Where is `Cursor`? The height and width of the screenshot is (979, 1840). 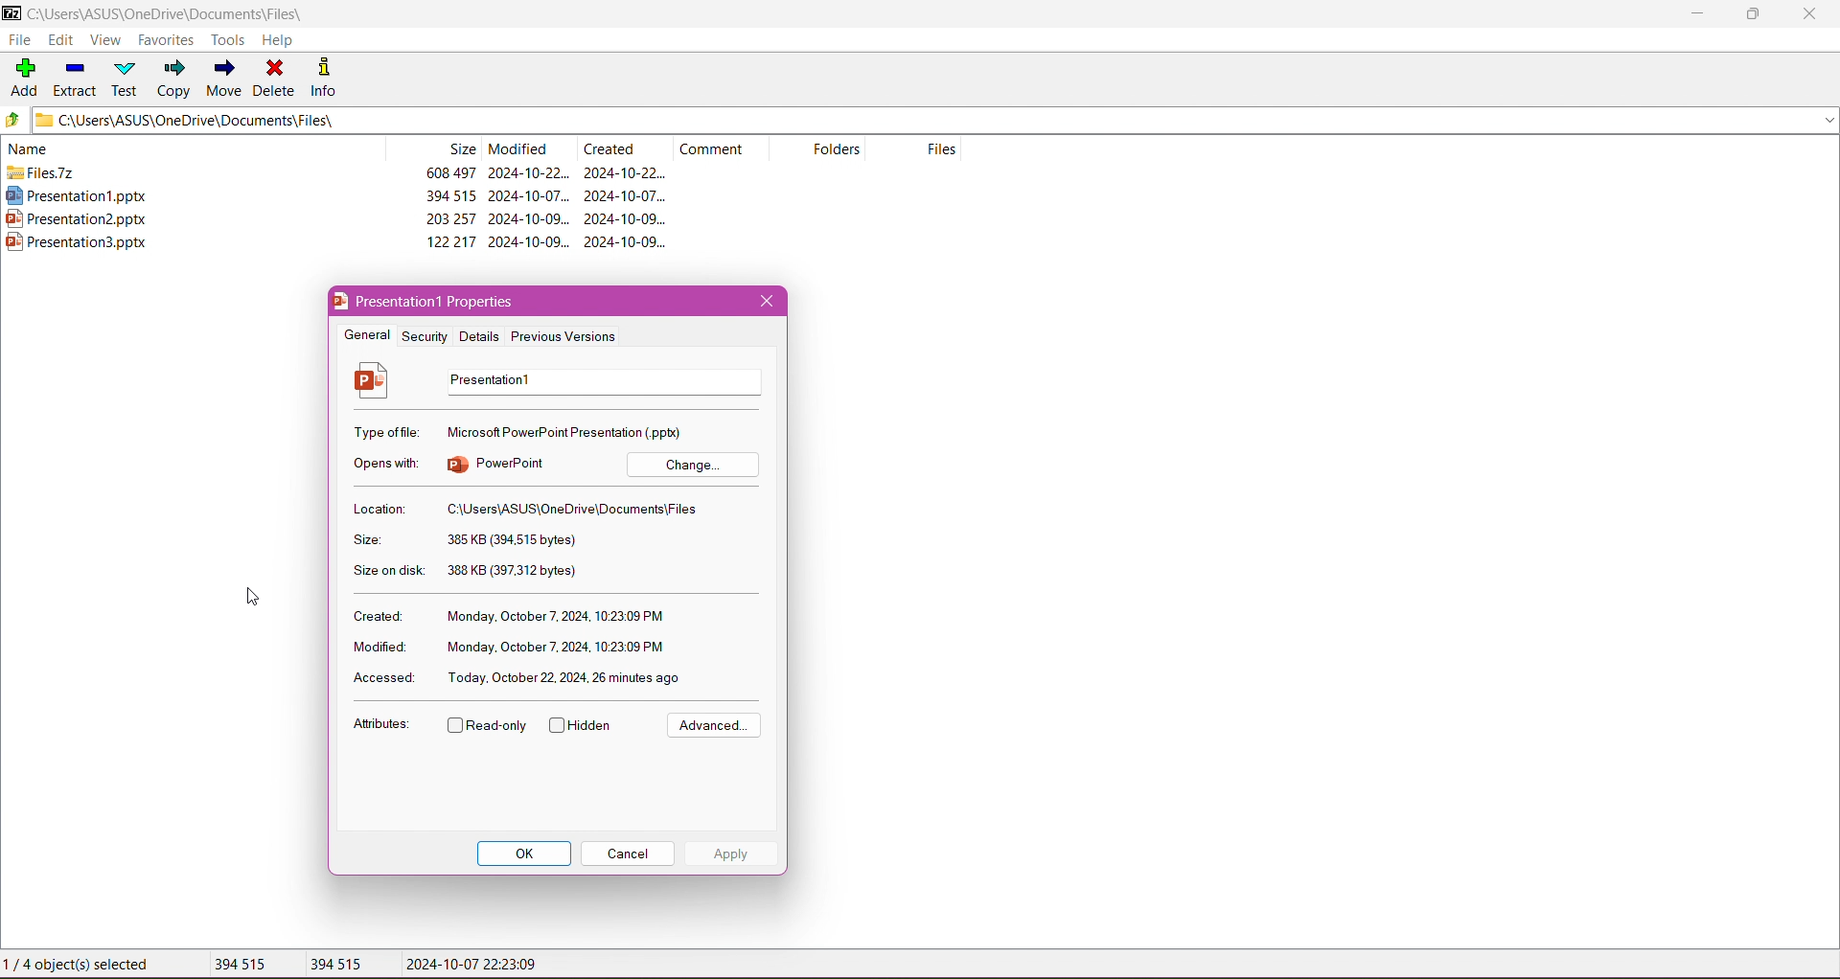 Cursor is located at coordinates (254, 599).